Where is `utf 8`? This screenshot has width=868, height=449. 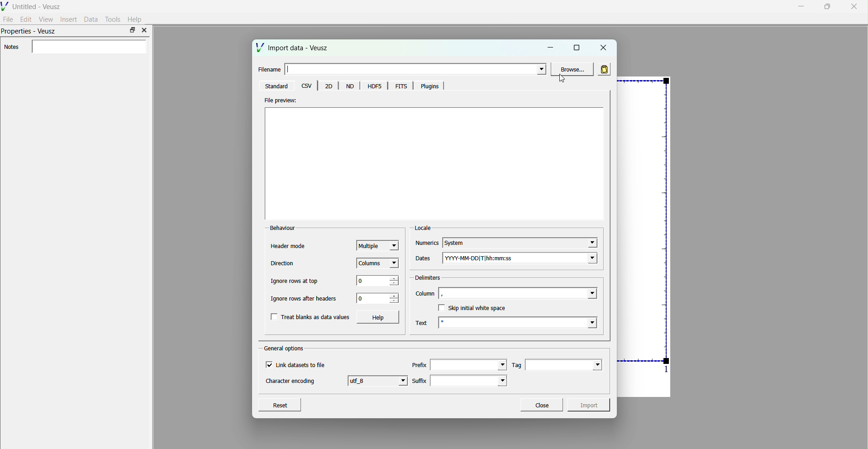 utf 8 is located at coordinates (379, 380).